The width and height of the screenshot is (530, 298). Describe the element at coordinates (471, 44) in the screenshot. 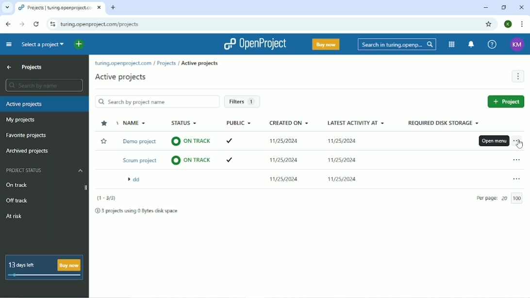

I see `To notification center` at that location.